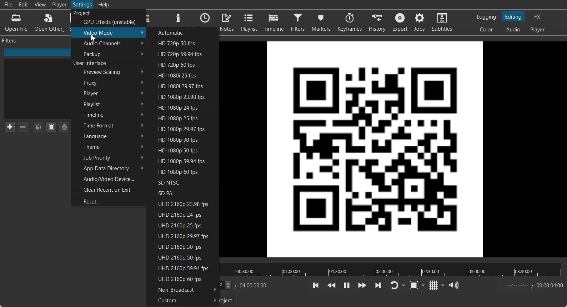  I want to click on Proxy, so click(109, 82).